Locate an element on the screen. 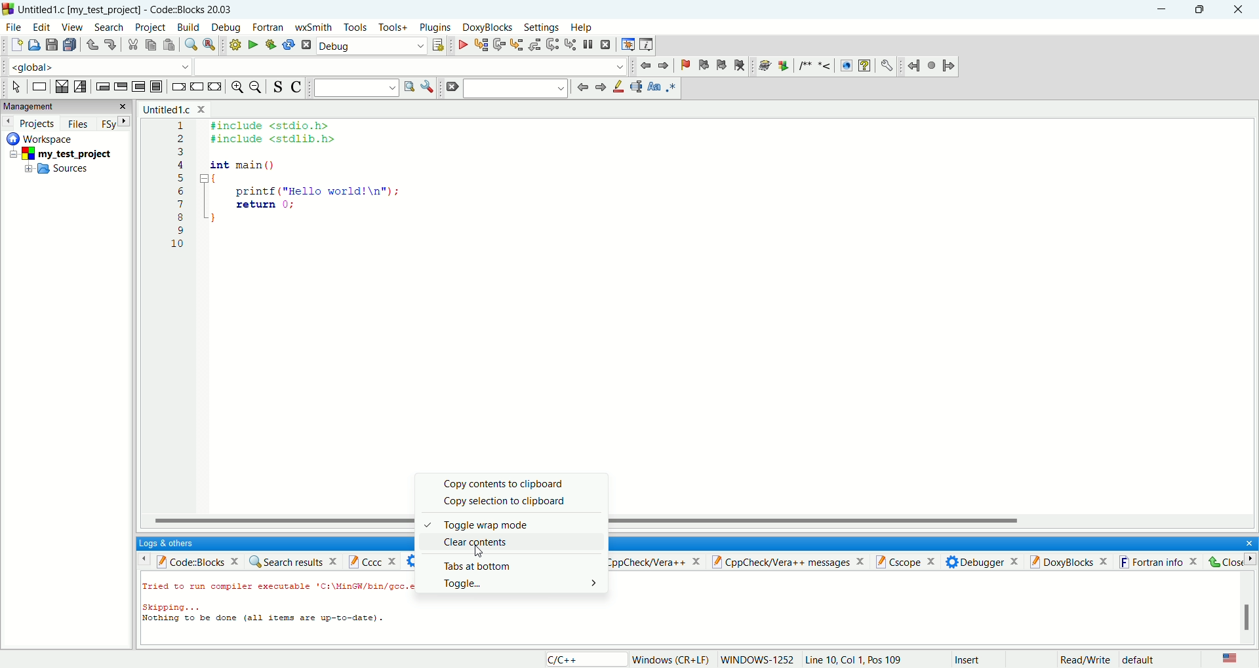 The image size is (1259, 668). project is located at coordinates (67, 153).